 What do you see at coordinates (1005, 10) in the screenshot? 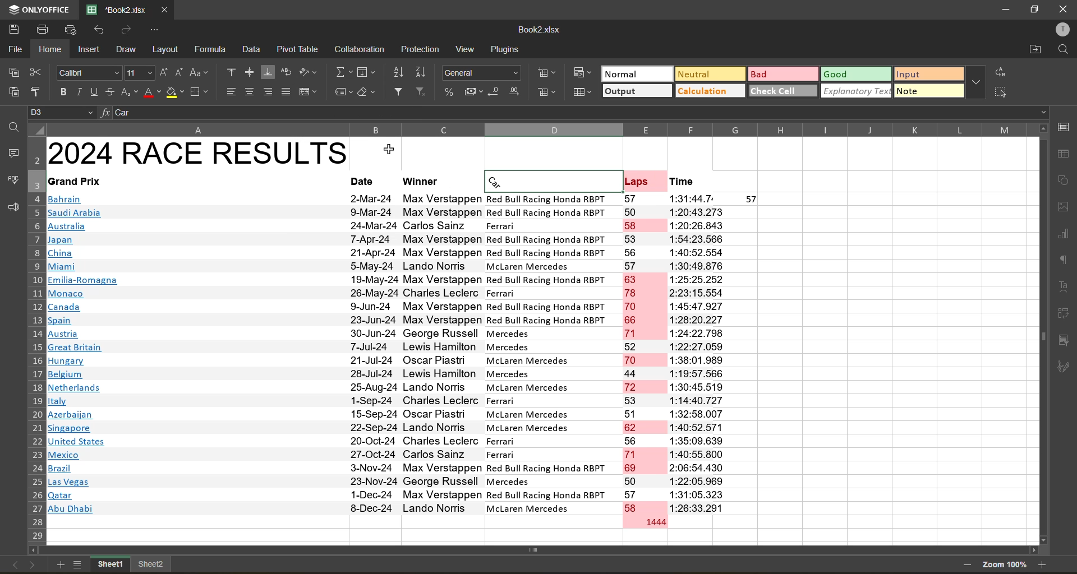
I see `minimize` at bounding box center [1005, 10].